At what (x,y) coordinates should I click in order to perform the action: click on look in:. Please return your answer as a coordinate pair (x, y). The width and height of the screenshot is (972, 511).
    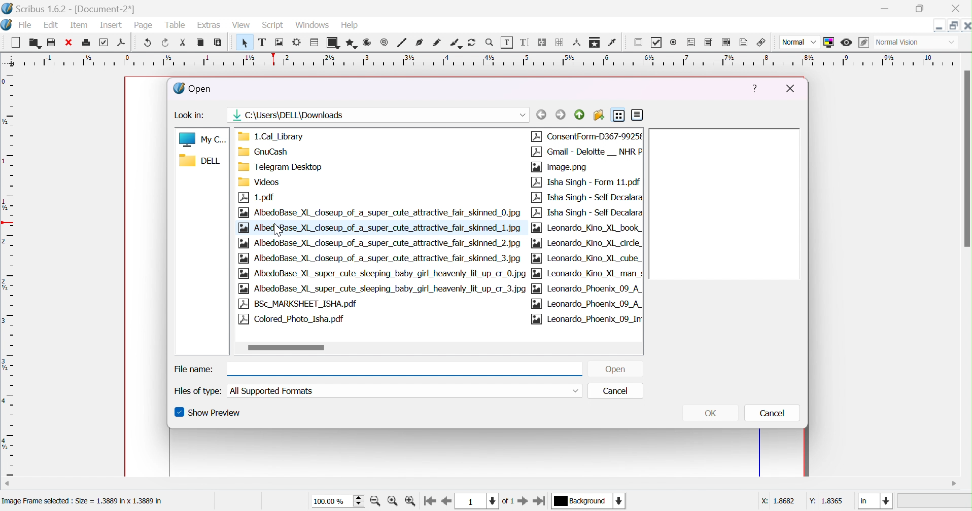
    Looking at the image, I should click on (190, 115).